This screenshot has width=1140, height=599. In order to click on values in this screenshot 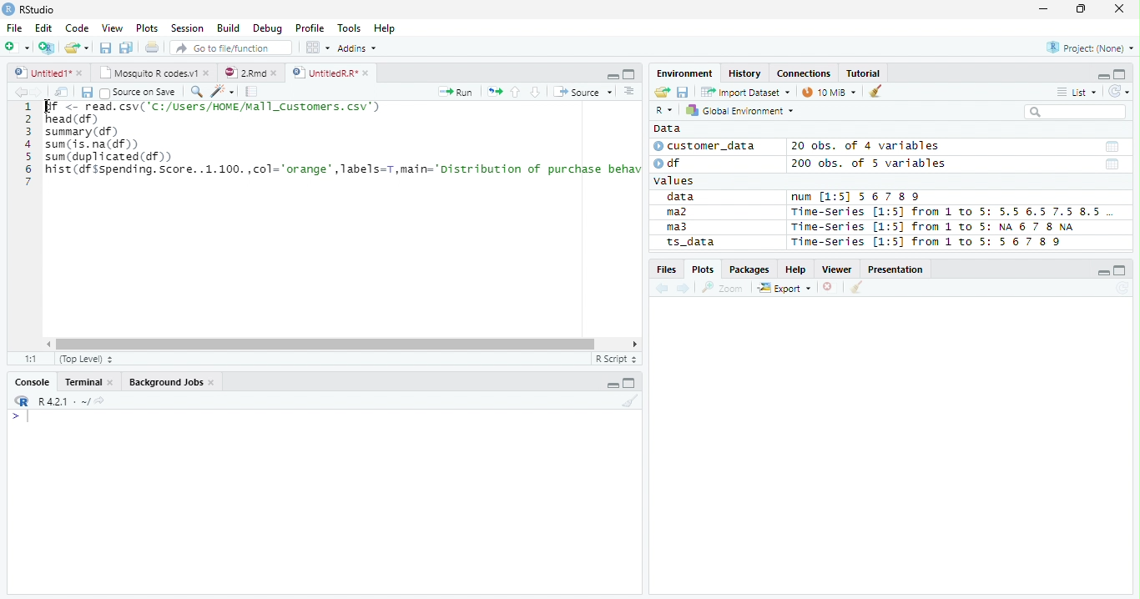, I will do `click(676, 181)`.